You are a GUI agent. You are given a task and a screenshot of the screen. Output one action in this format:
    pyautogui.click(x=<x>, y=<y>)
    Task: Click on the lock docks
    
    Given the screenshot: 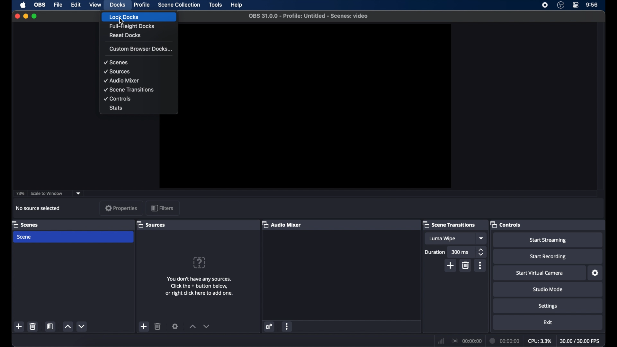 What is the action you would take?
    pyautogui.click(x=126, y=17)
    